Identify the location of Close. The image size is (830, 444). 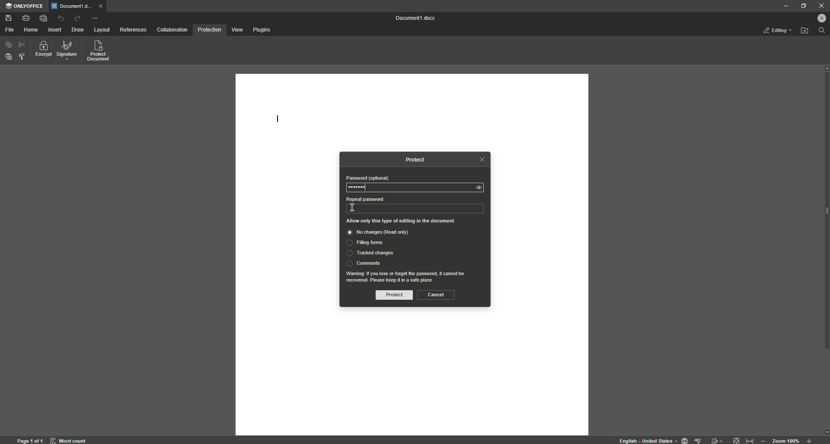
(820, 5).